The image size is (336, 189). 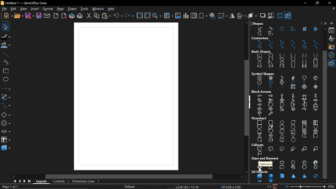 I want to click on Vertical scroll bar, so click(x=245, y=97).